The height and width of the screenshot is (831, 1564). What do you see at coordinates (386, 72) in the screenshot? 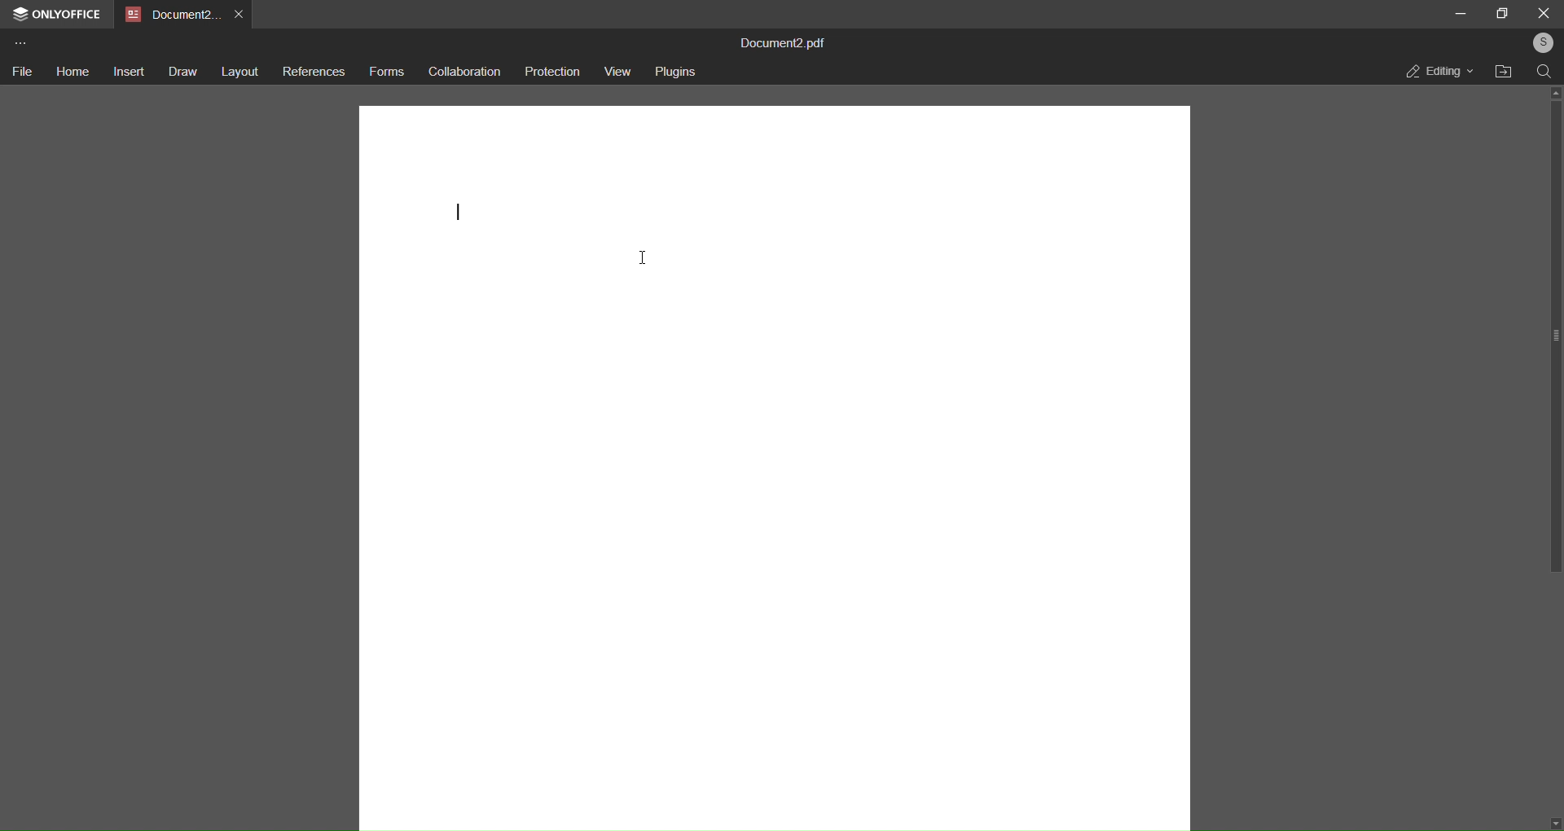
I see `forms` at bounding box center [386, 72].